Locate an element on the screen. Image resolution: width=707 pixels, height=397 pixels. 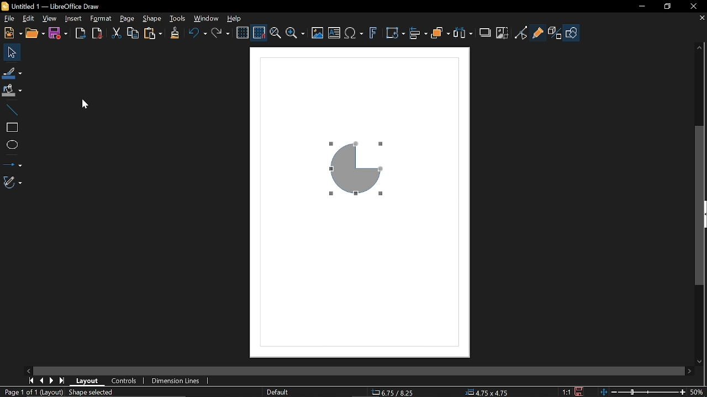
First page is located at coordinates (32, 380).